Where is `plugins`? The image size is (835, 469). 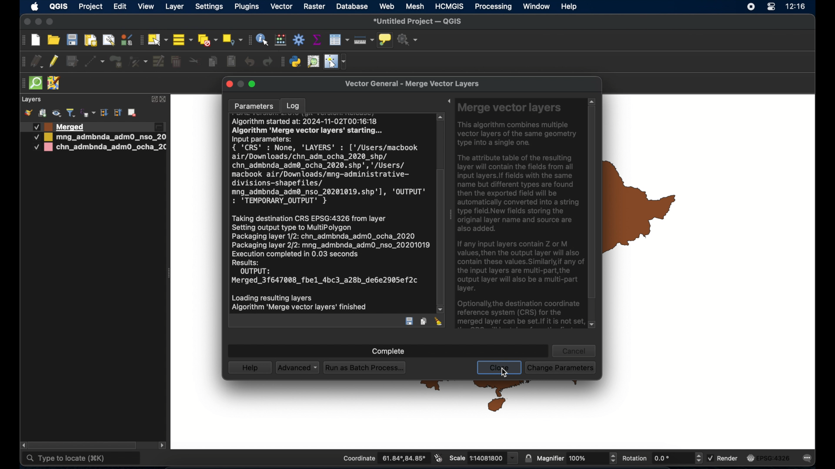
plugins is located at coordinates (248, 7).